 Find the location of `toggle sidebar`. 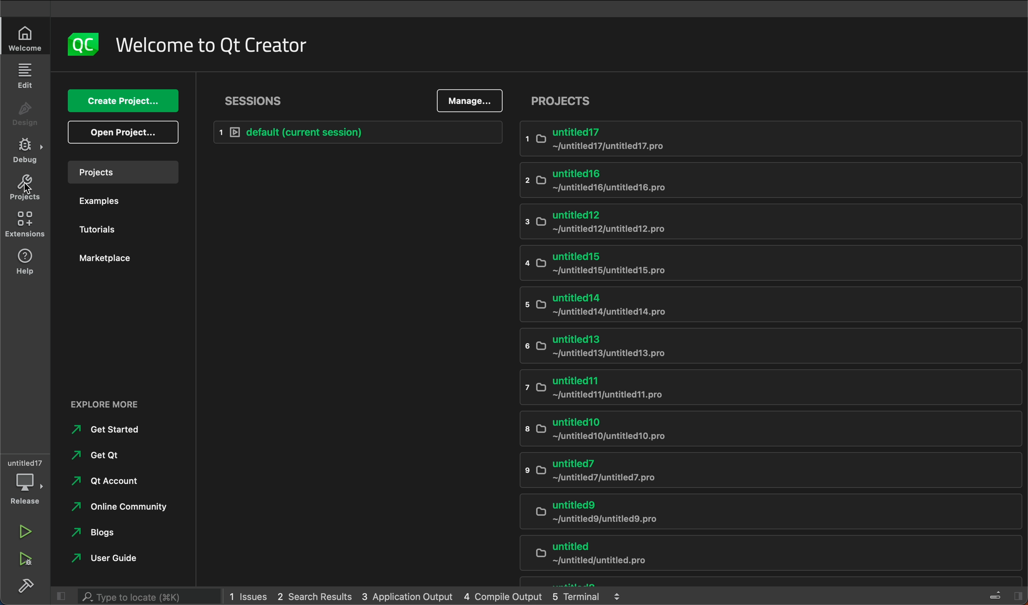

toggle sidebar is located at coordinates (1006, 596).